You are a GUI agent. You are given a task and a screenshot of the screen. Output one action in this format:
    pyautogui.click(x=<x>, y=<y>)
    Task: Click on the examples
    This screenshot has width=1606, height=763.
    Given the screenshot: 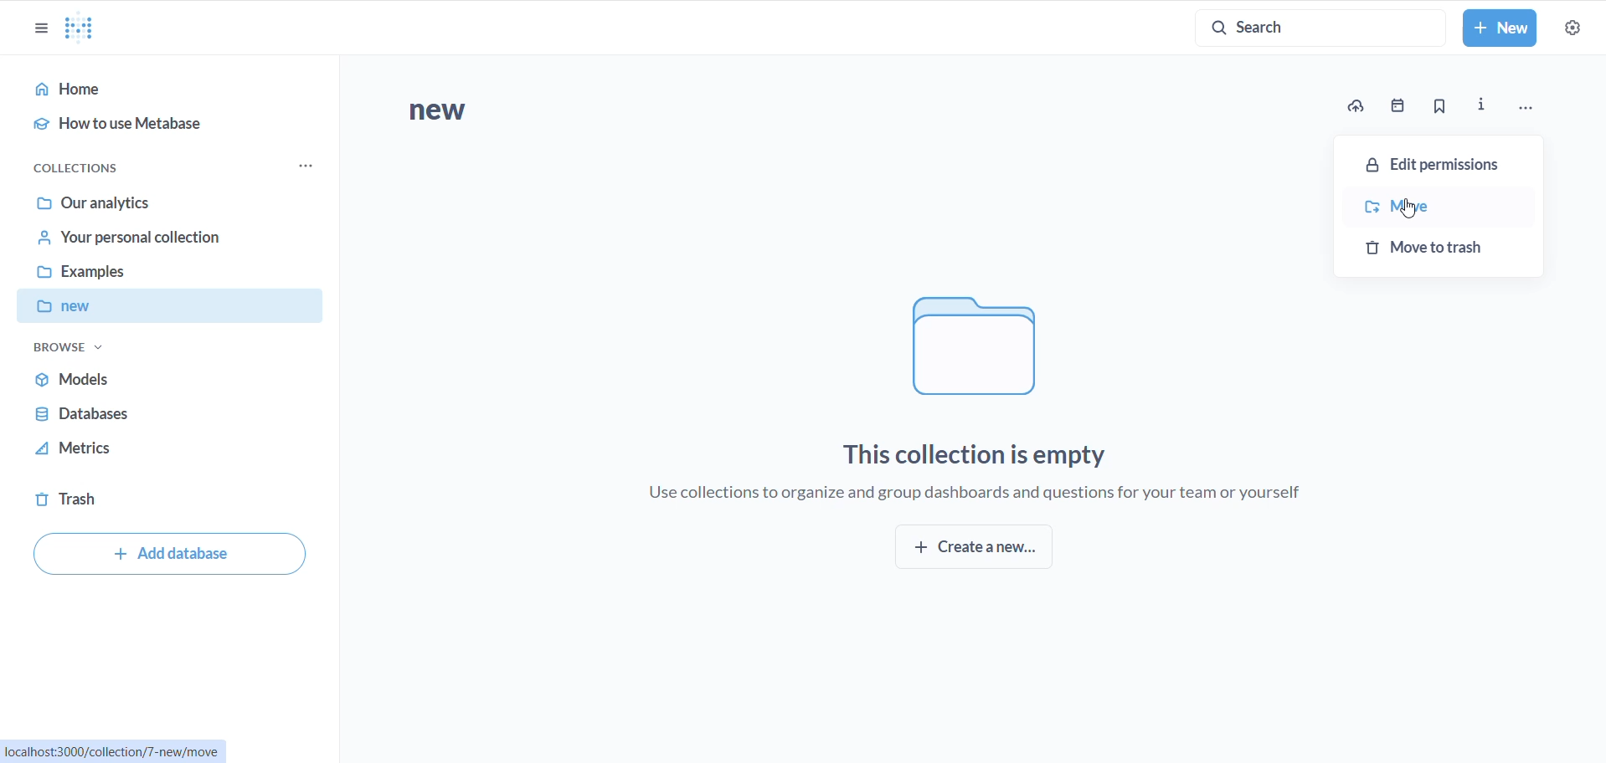 What is the action you would take?
    pyautogui.click(x=159, y=275)
    